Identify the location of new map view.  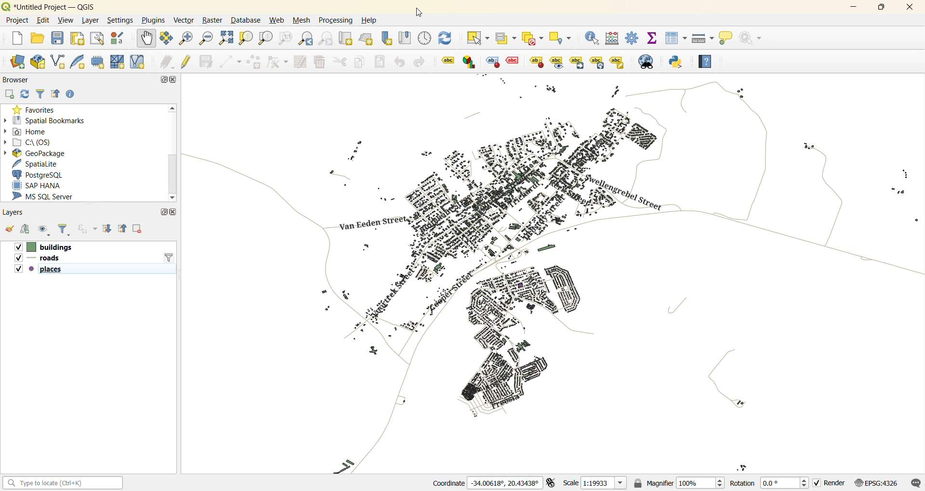
(347, 38).